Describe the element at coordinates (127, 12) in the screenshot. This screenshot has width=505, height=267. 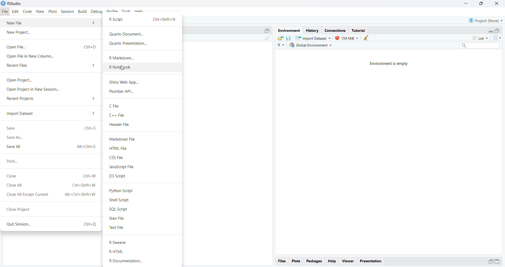
I see `tools` at that location.